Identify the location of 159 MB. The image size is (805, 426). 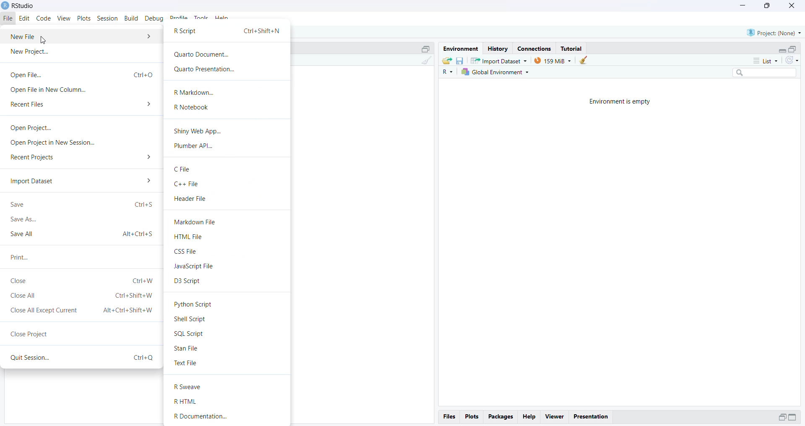
(552, 60).